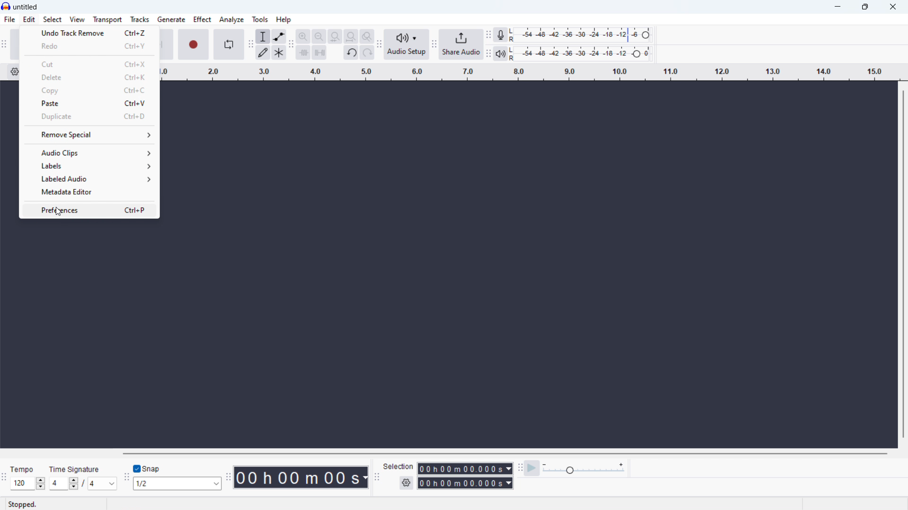  What do you see at coordinates (10, 19) in the screenshot?
I see `file` at bounding box center [10, 19].